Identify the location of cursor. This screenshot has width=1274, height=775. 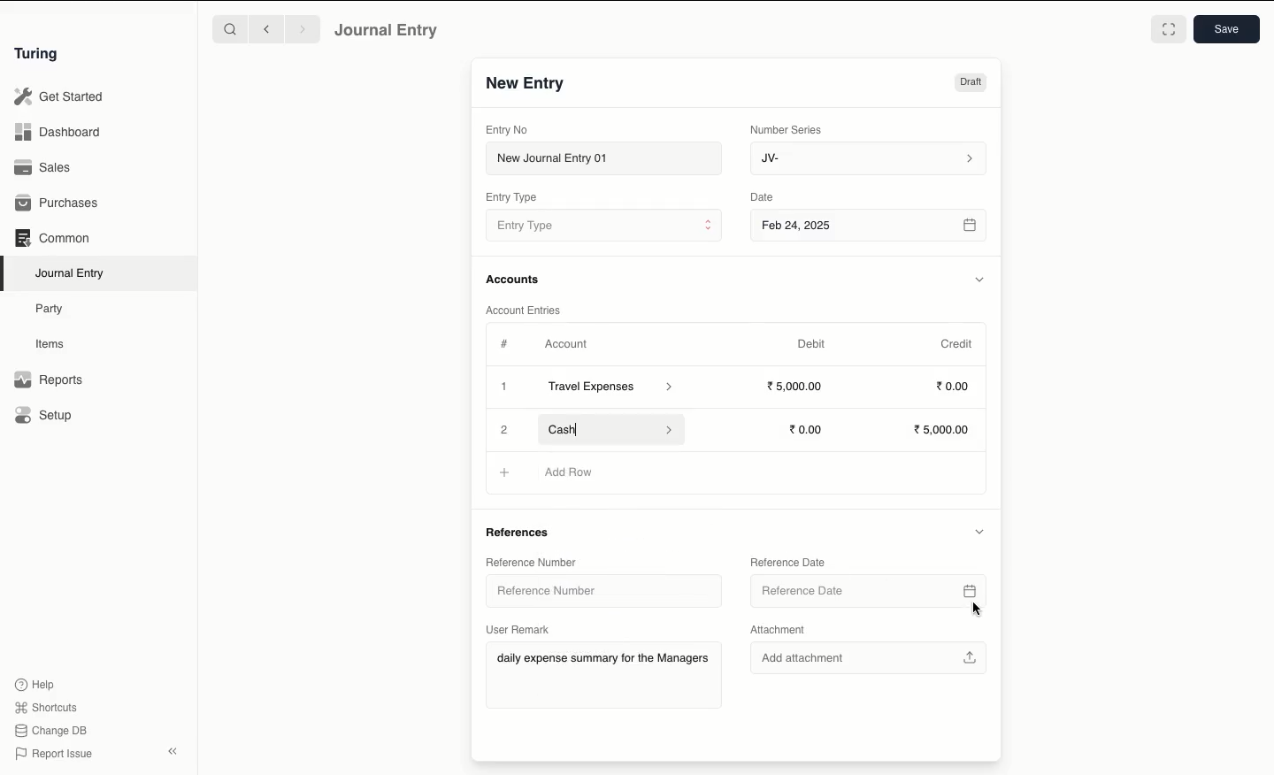
(976, 610).